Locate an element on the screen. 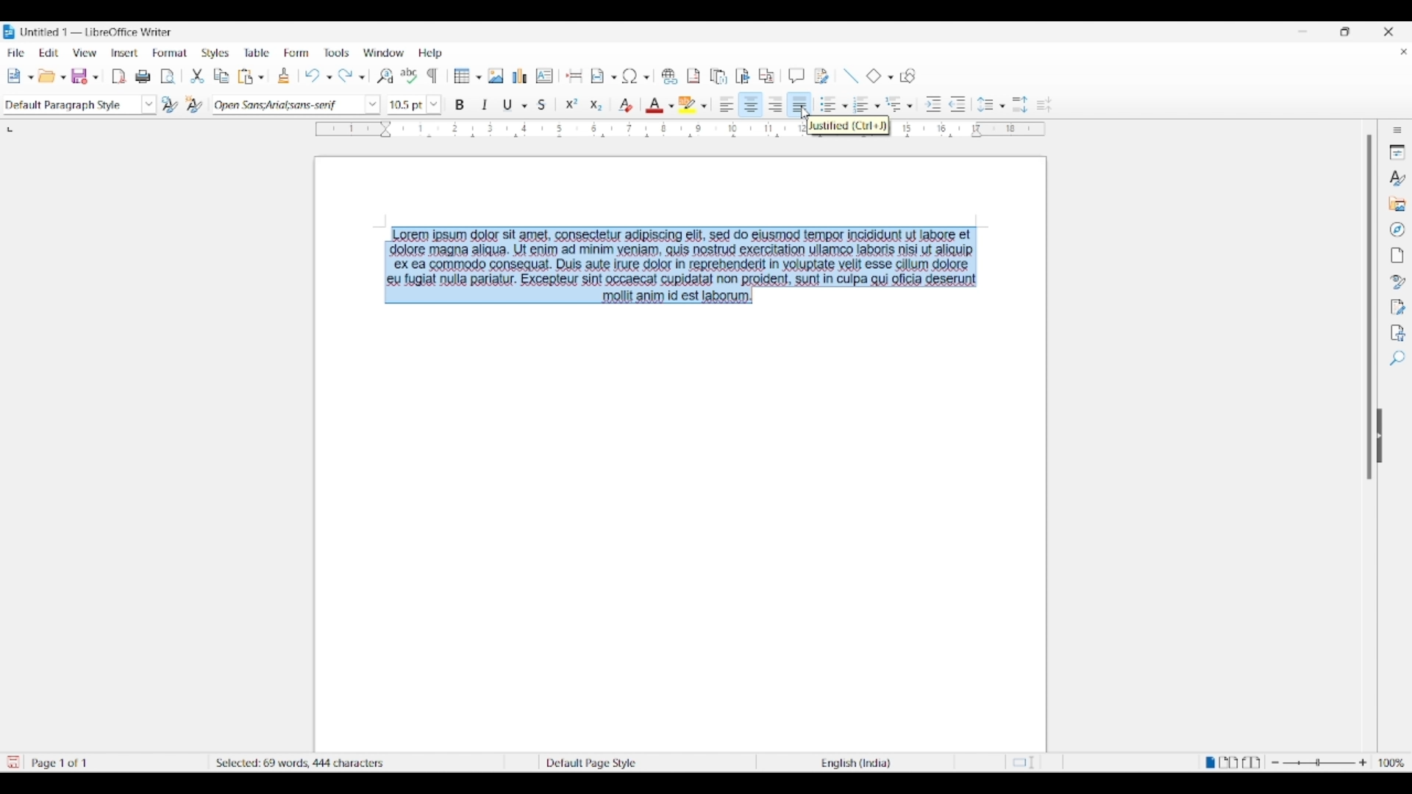 Image resolution: width=1412 pixels, height=794 pixels. Selected line spacing is located at coordinates (985, 104).